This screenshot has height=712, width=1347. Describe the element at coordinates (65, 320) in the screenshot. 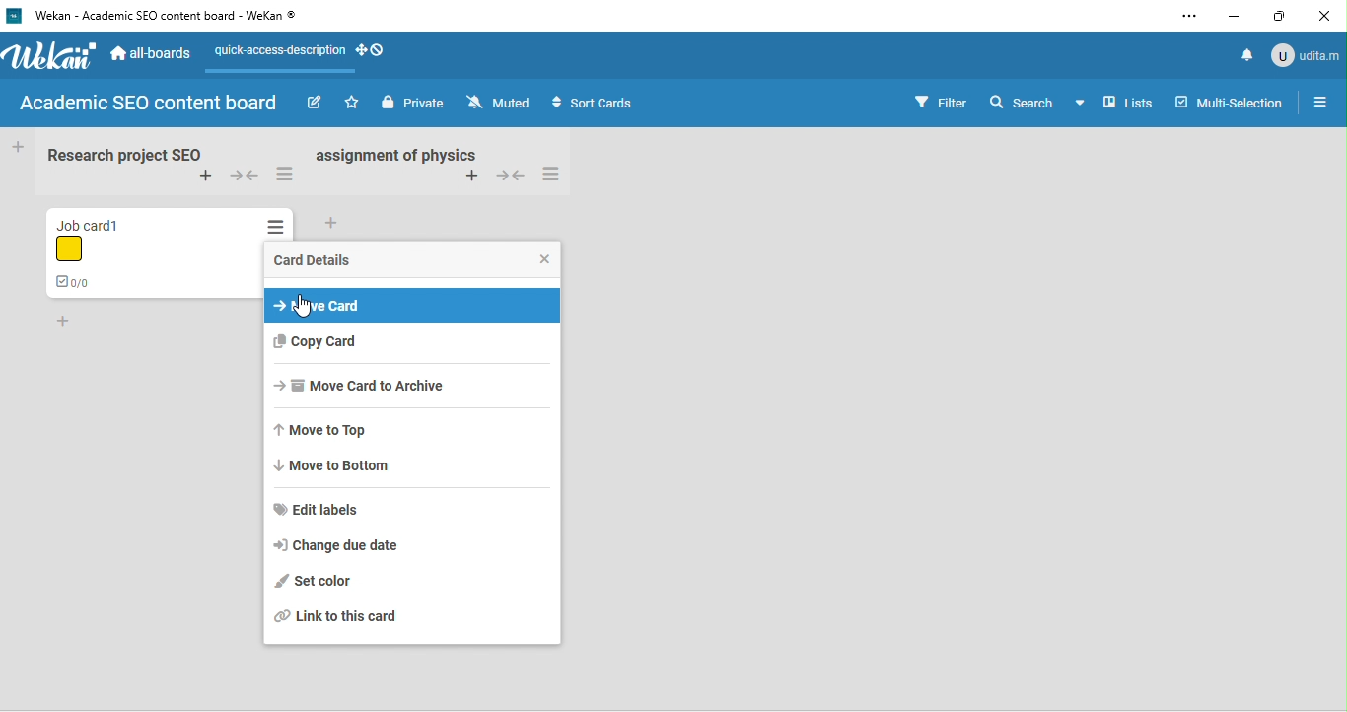

I see `add card` at that location.